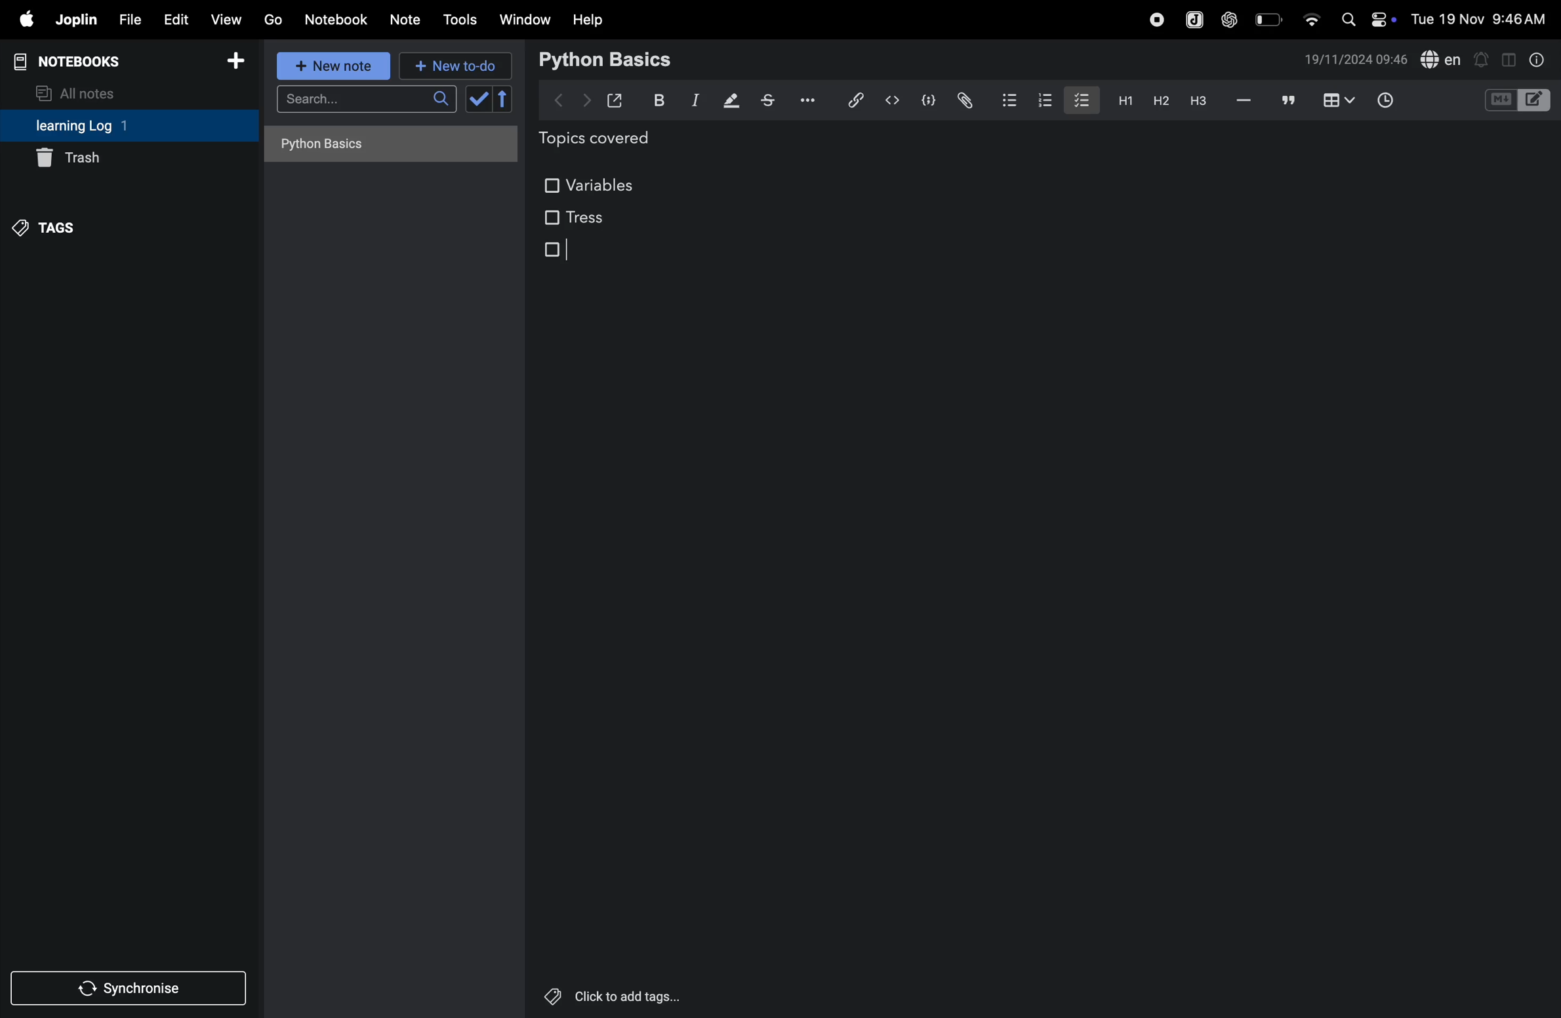  I want to click on toggle editor layout, so click(1510, 58).